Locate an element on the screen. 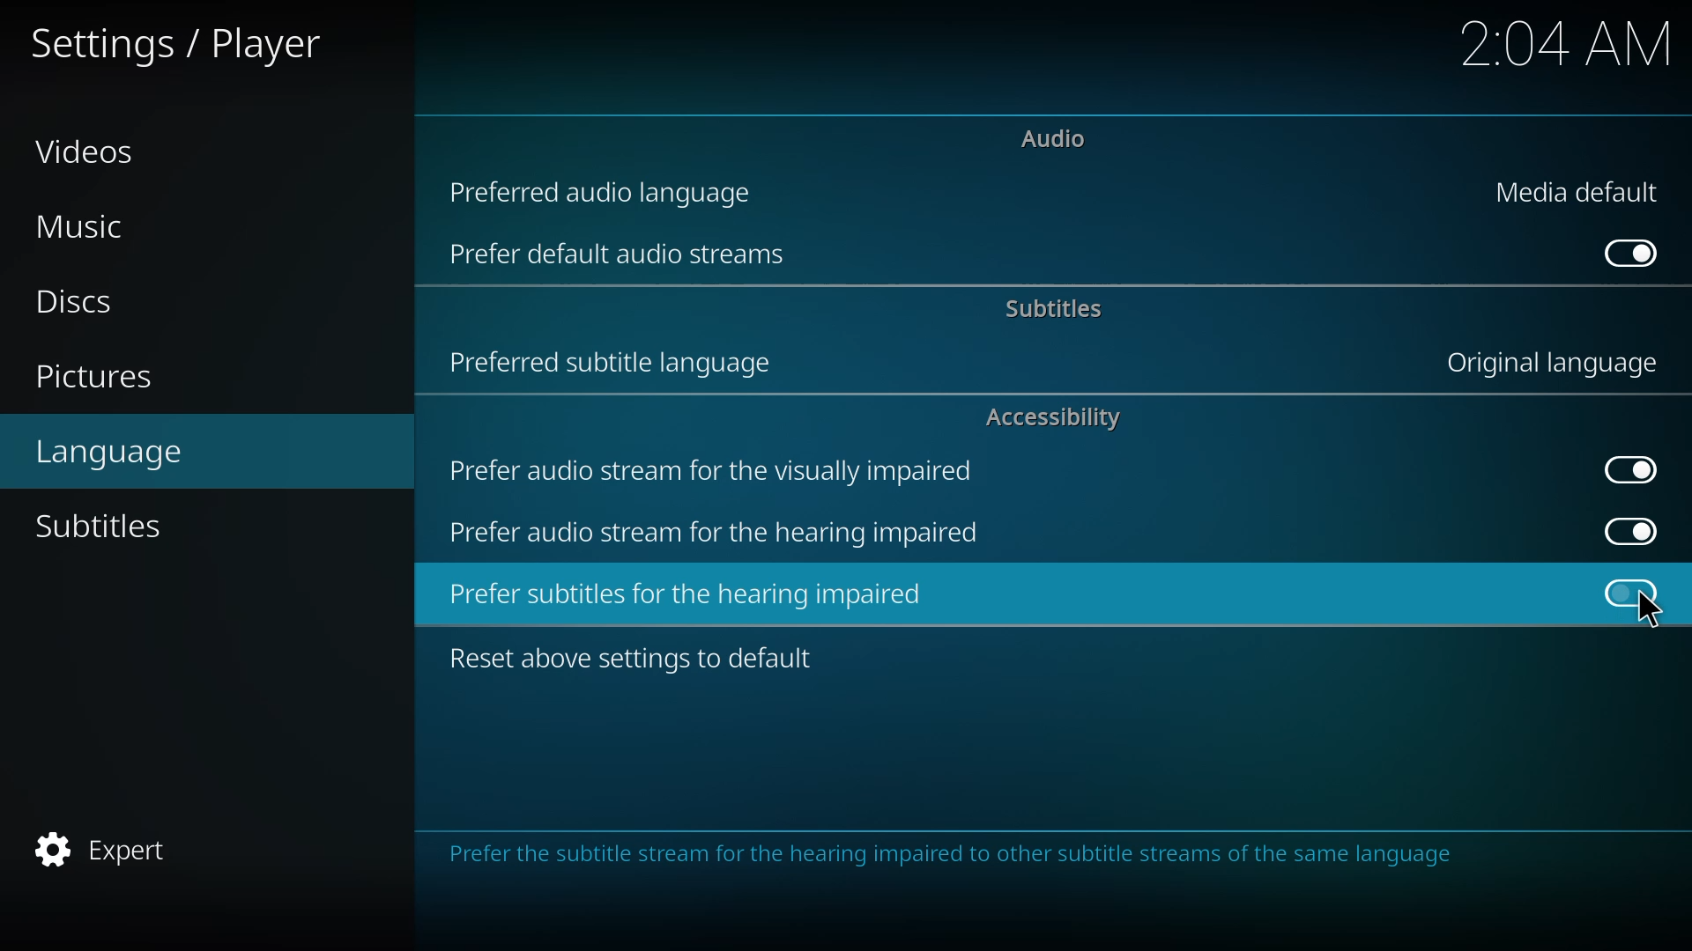 The width and height of the screenshot is (1692, 951). enabled is located at coordinates (1629, 470).